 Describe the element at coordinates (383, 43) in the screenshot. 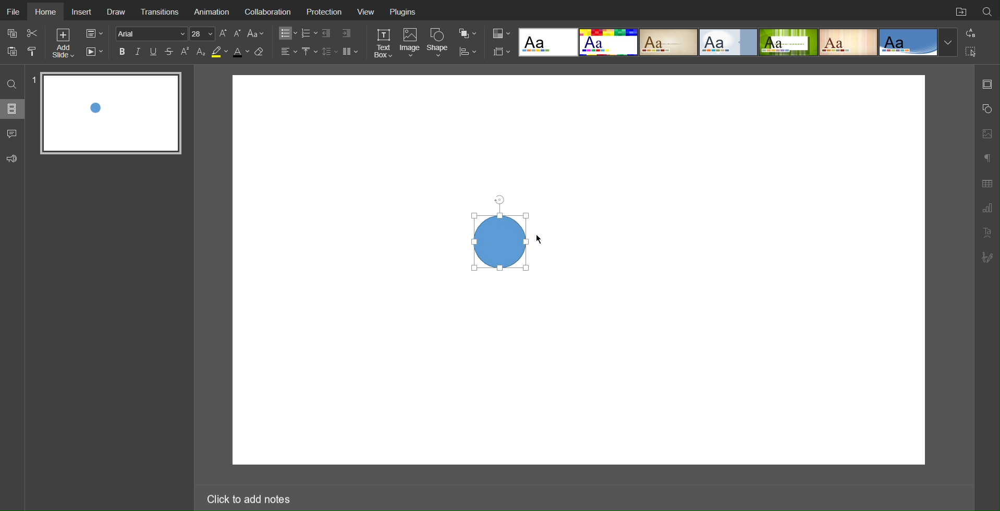

I see `Text Box` at that location.